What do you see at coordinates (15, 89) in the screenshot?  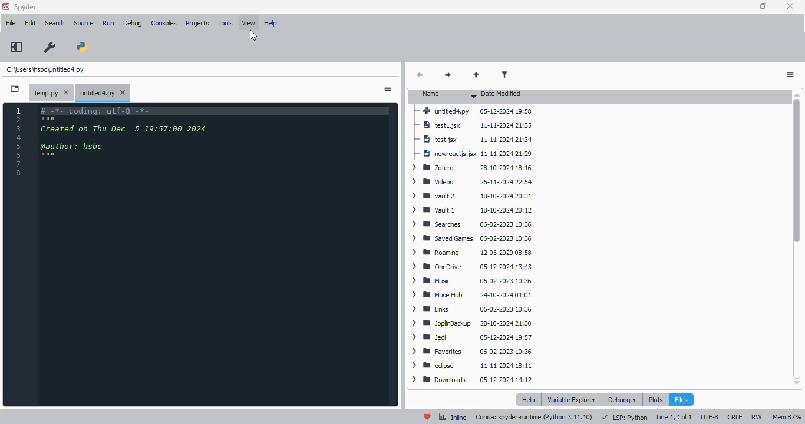 I see `browse tabs` at bounding box center [15, 89].